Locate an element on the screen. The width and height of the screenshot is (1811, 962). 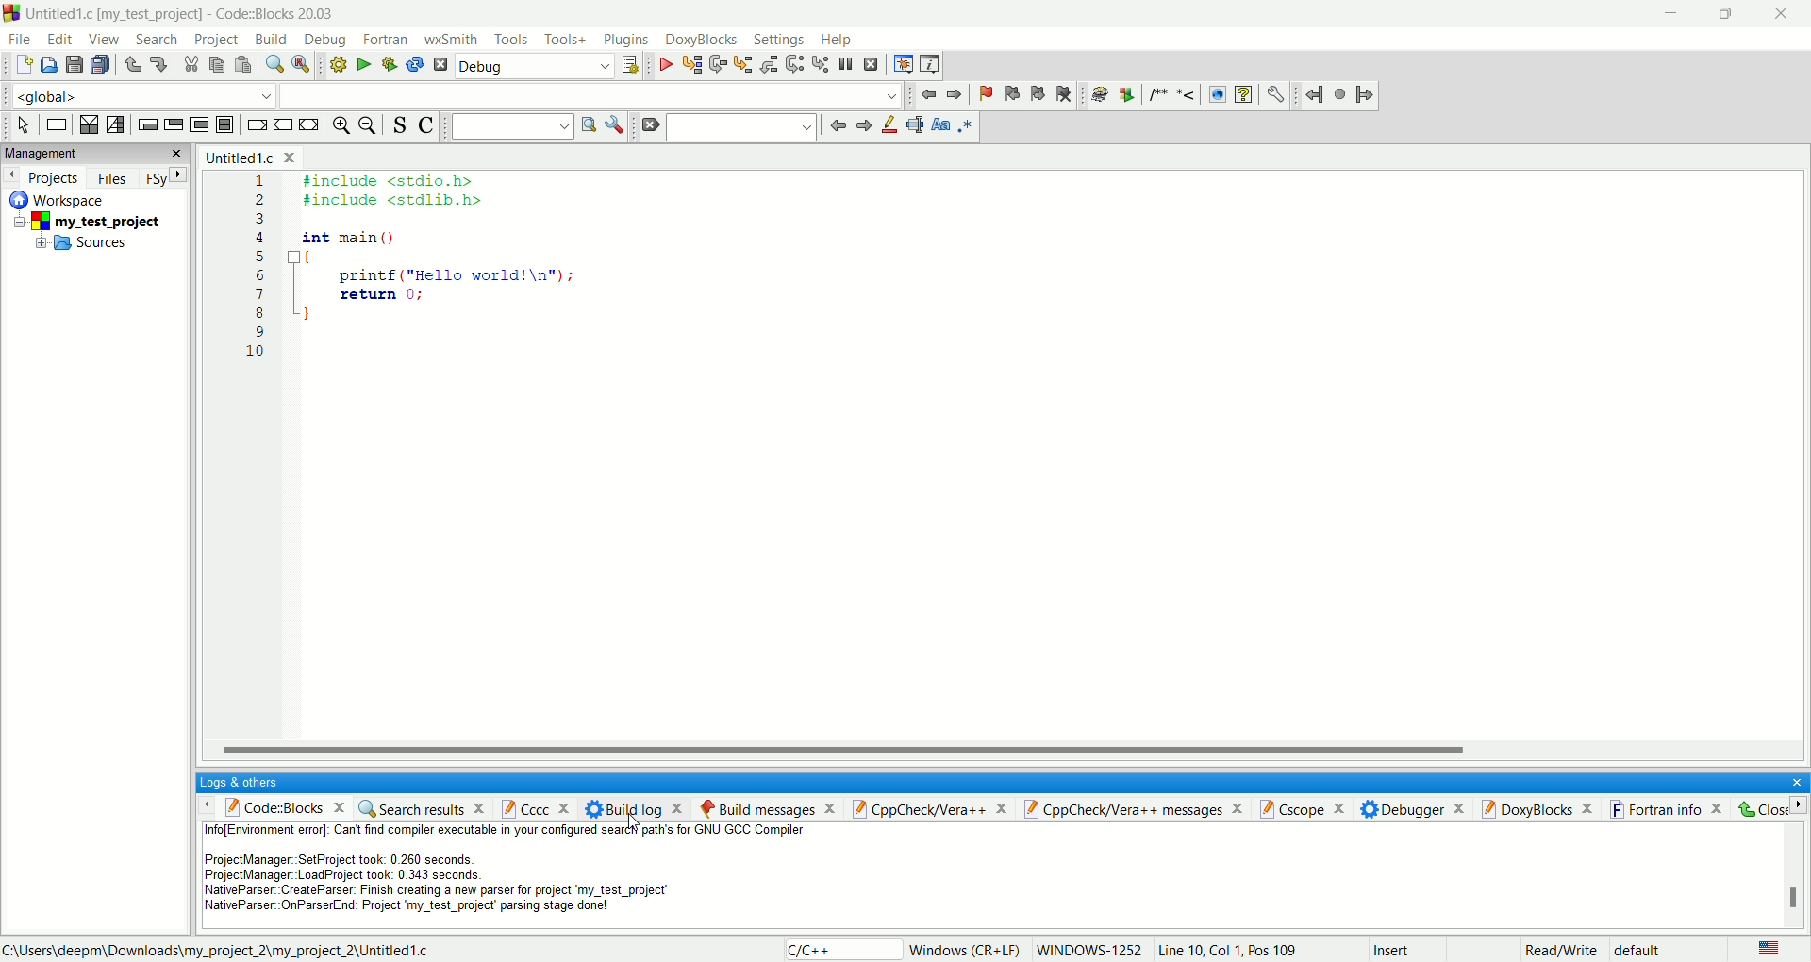
continue instruction is located at coordinates (284, 124).